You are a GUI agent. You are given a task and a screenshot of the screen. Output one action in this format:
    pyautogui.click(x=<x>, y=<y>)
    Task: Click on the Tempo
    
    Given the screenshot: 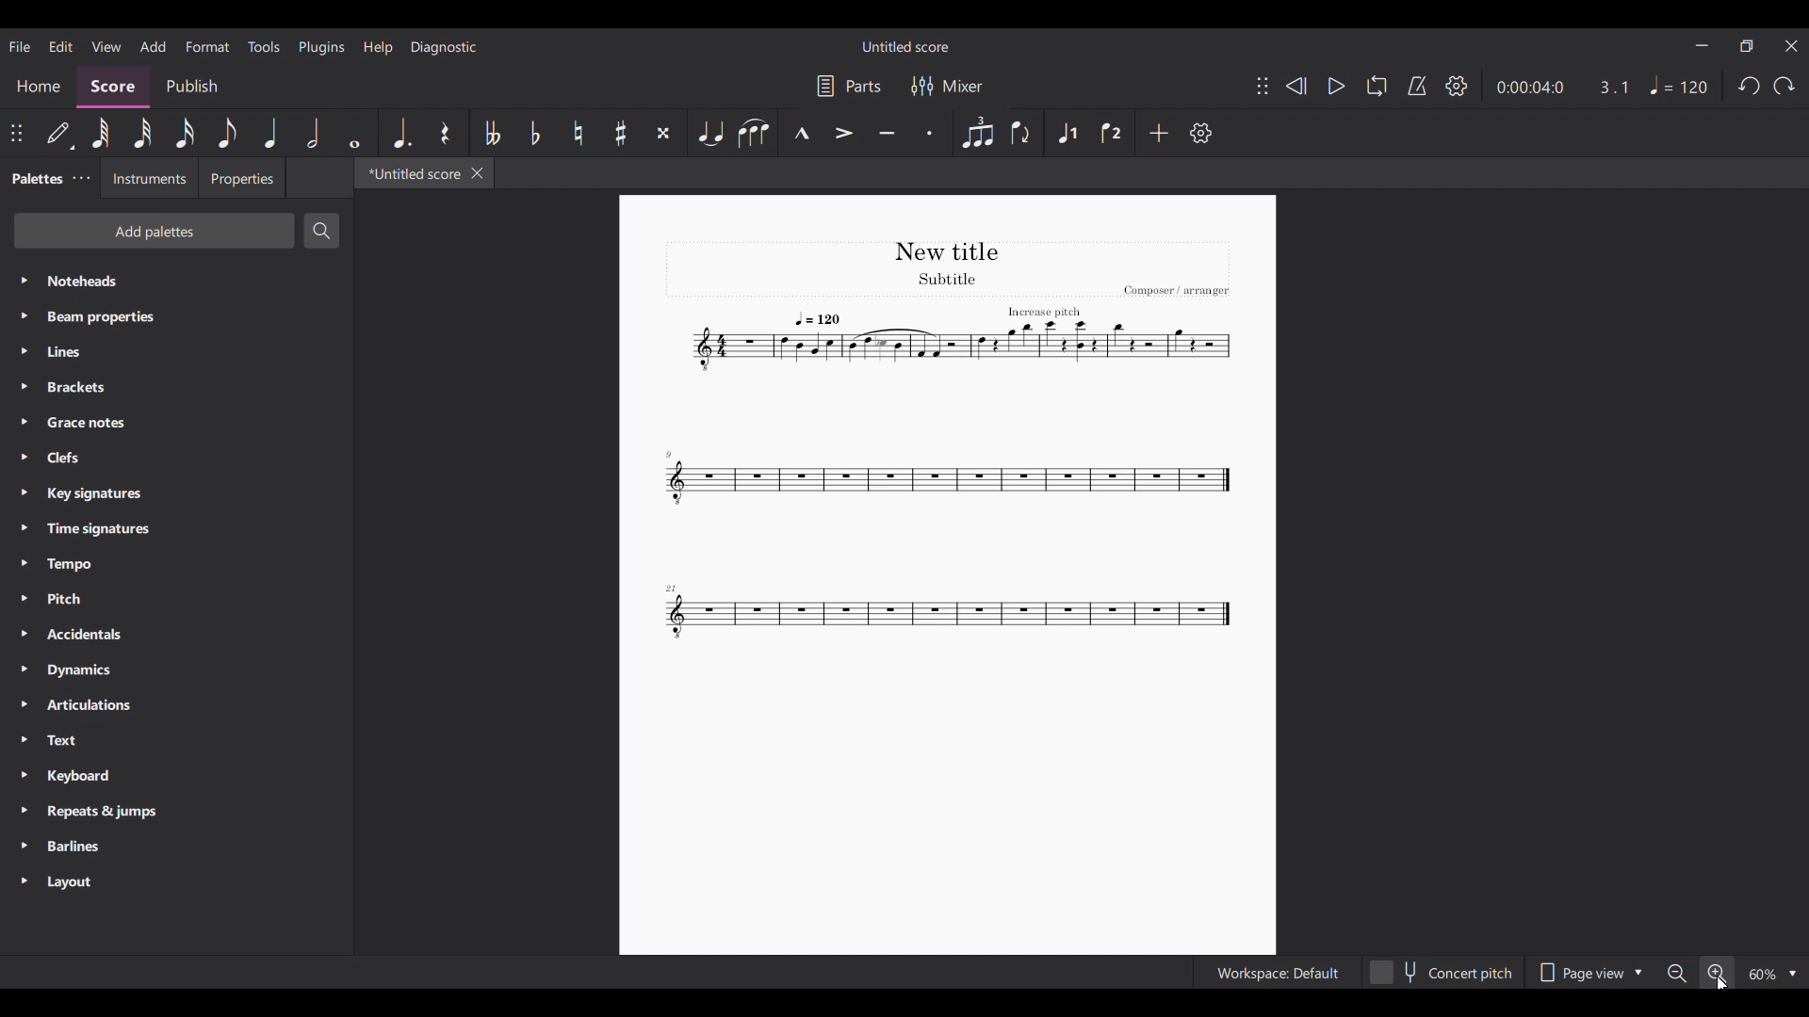 What is the action you would take?
    pyautogui.click(x=176, y=564)
    